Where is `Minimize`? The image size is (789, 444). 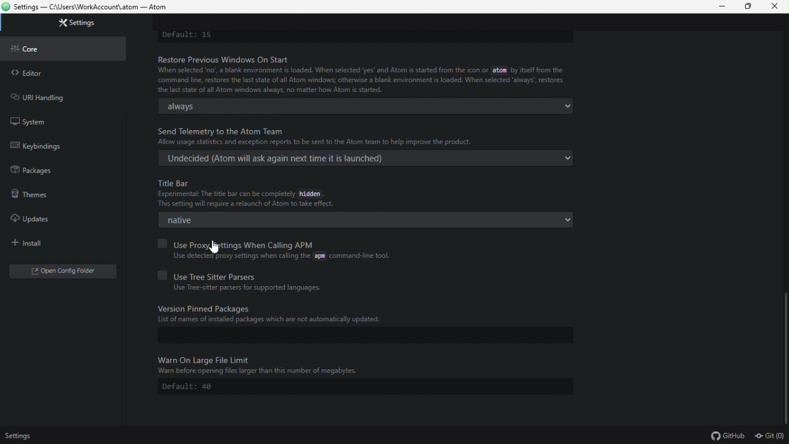
Minimize is located at coordinates (723, 7).